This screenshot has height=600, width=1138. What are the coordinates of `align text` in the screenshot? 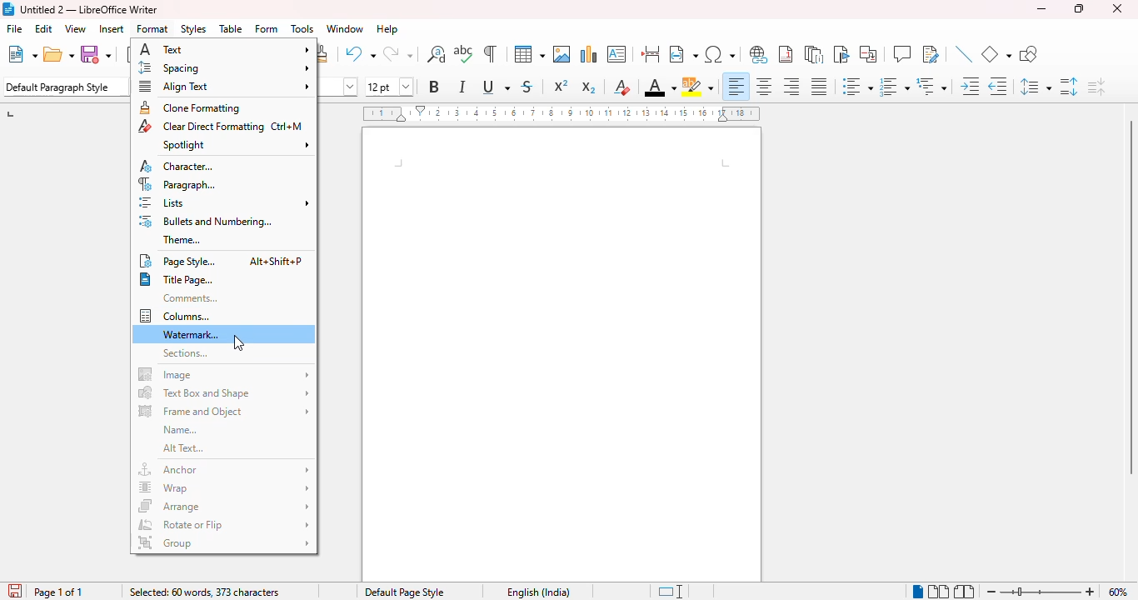 It's located at (224, 87).